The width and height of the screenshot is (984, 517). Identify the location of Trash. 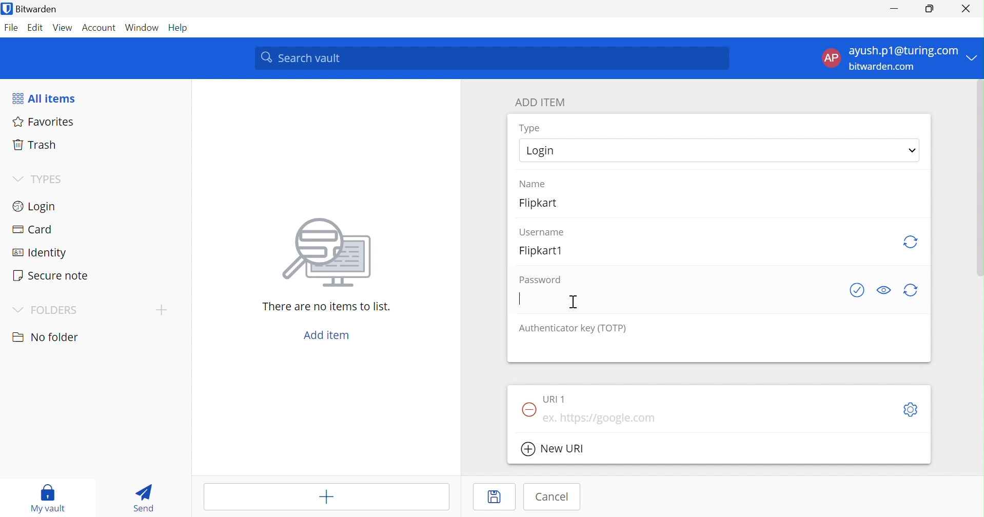
(32, 145).